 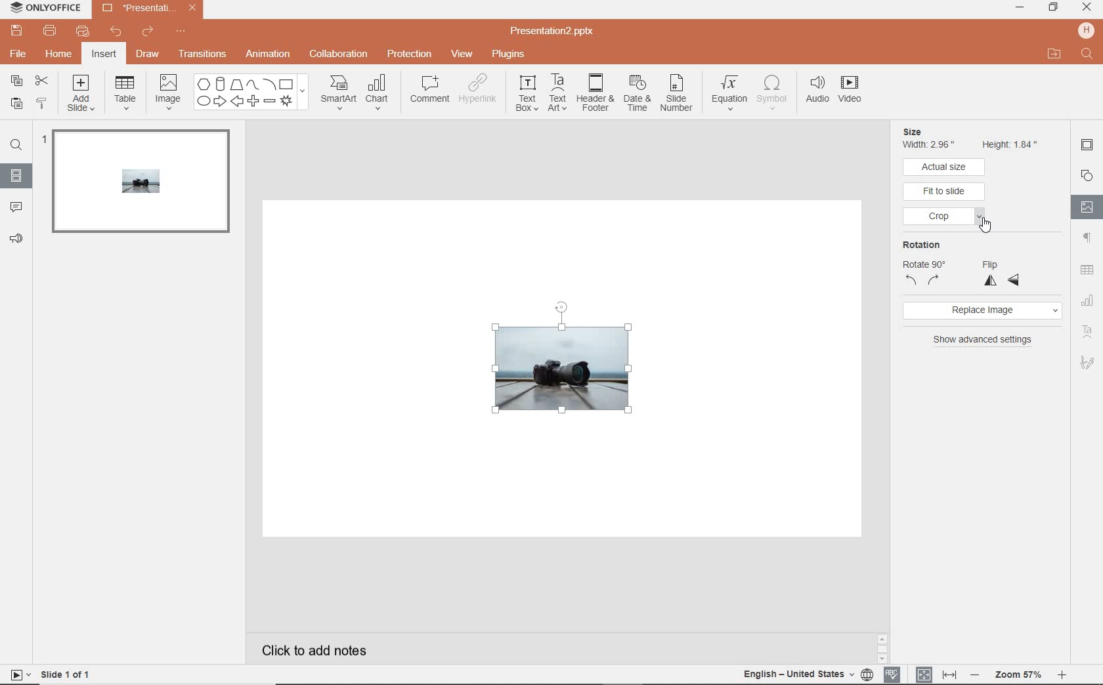 What do you see at coordinates (463, 53) in the screenshot?
I see `view` at bounding box center [463, 53].